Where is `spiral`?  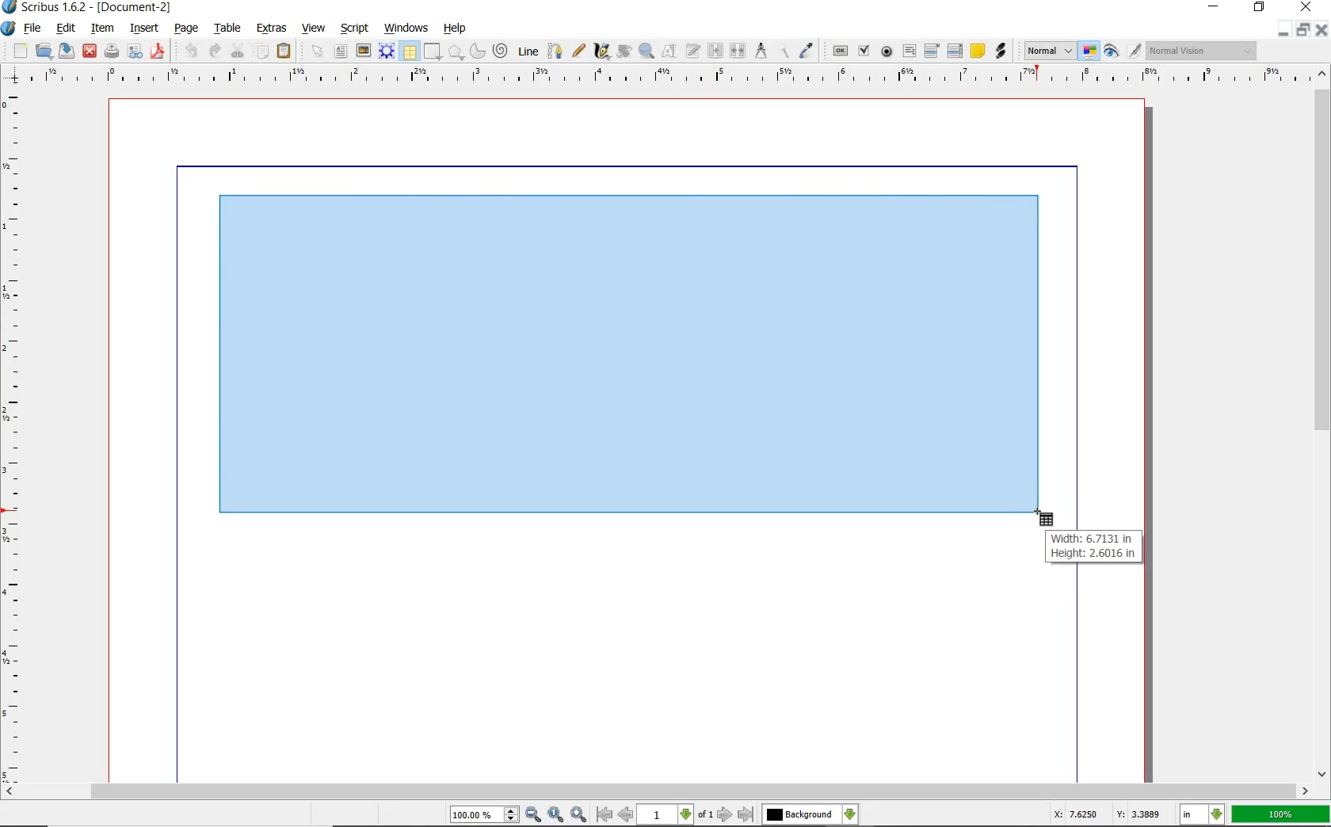 spiral is located at coordinates (501, 51).